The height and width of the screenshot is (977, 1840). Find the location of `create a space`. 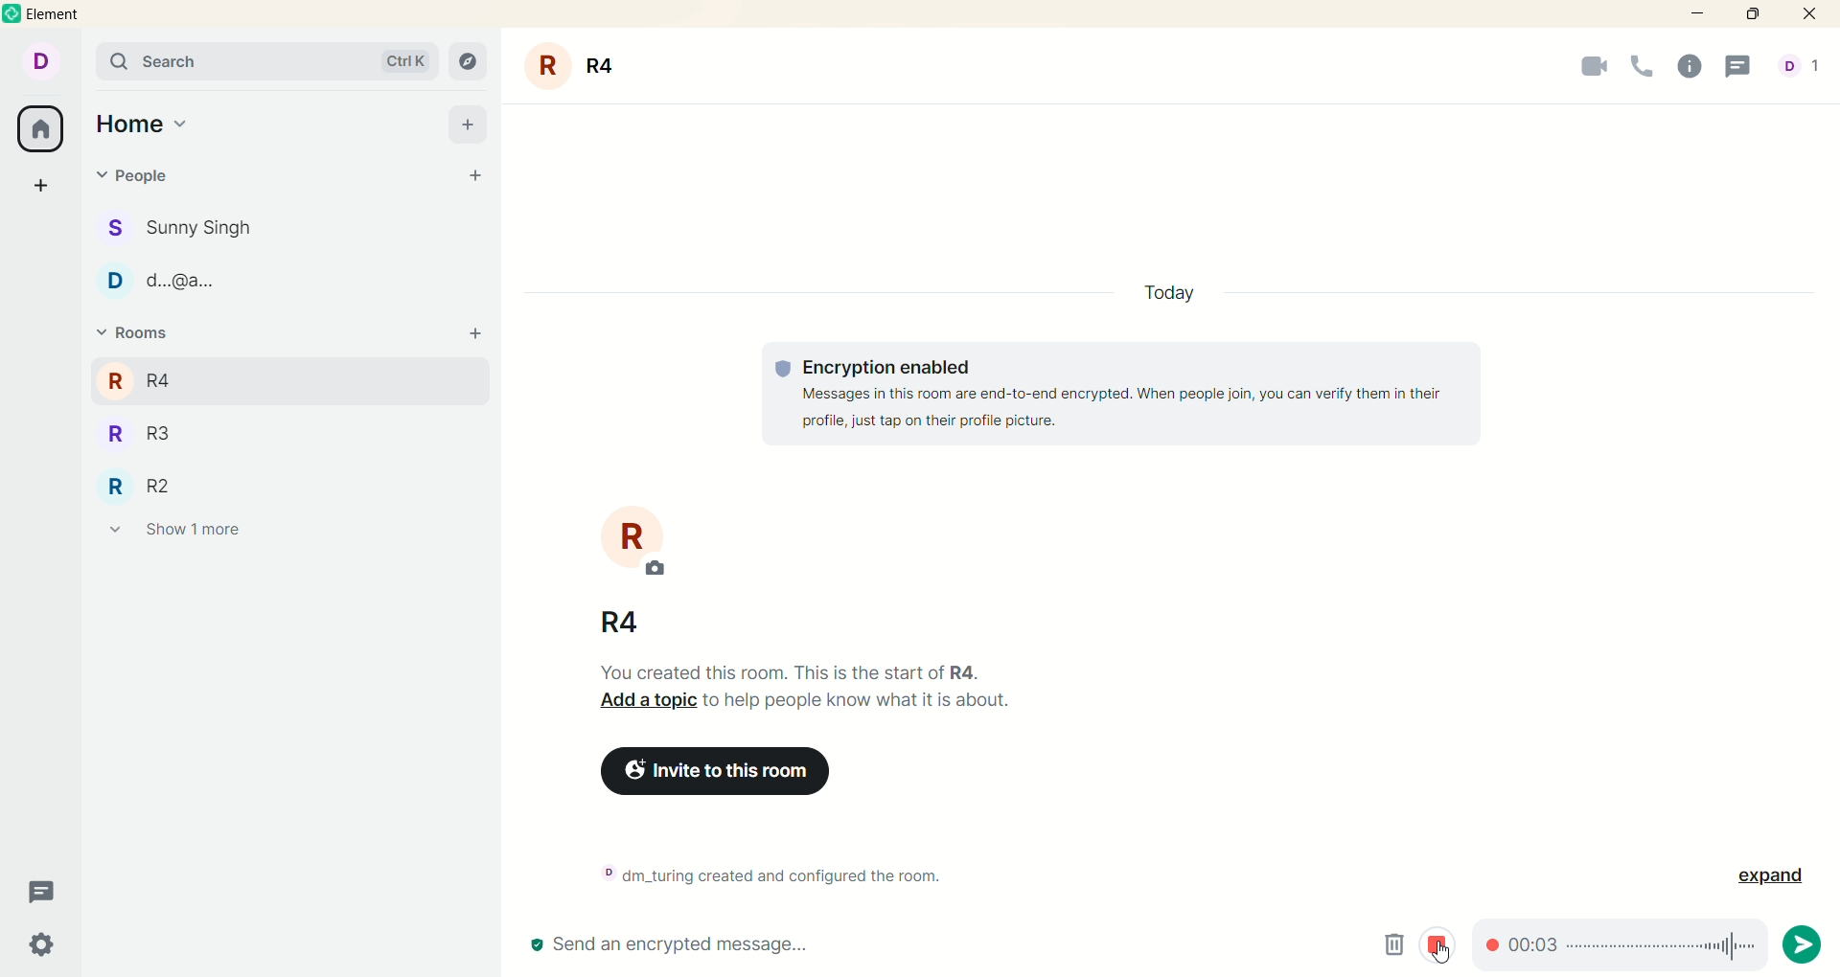

create a space is located at coordinates (41, 188).